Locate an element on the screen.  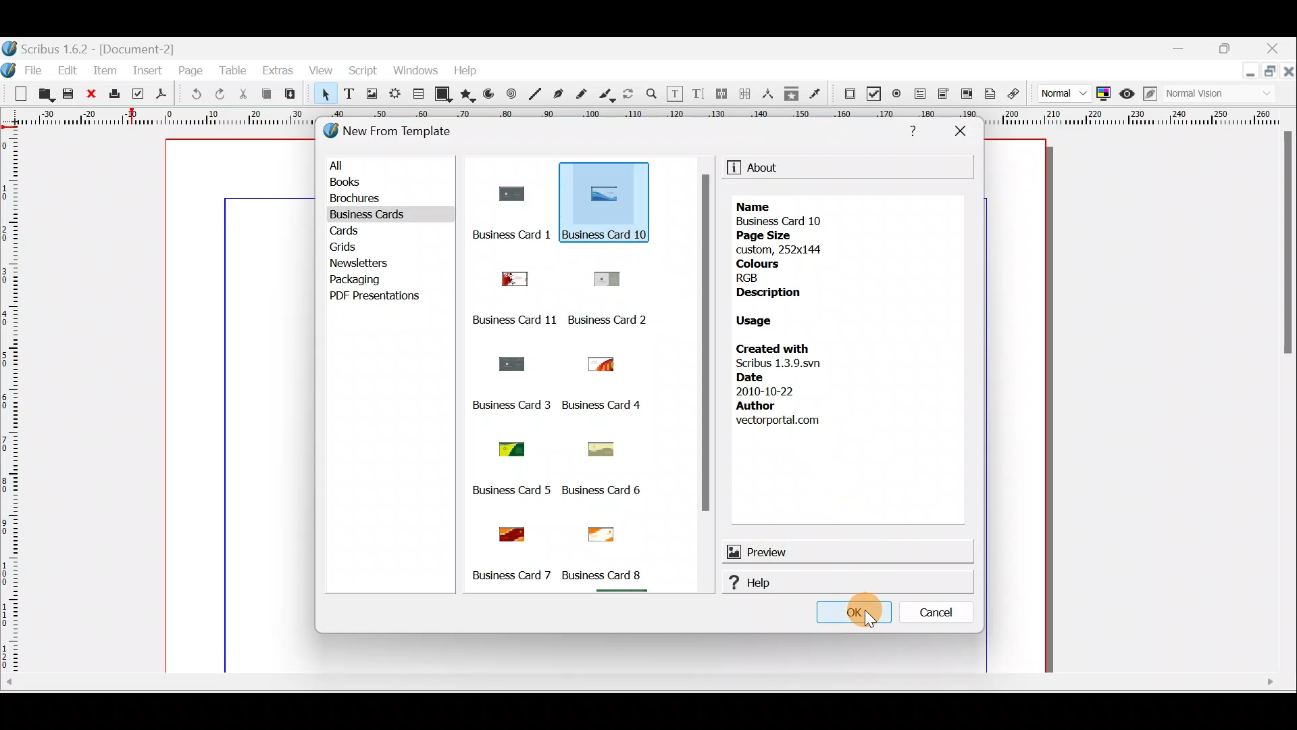
vectorportal.com is located at coordinates (778, 421).